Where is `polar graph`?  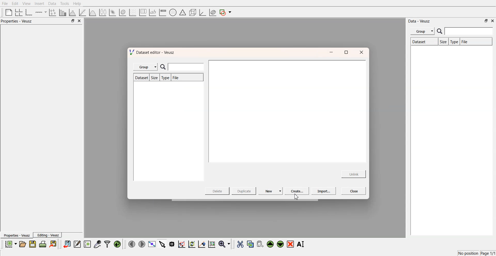
polar graph is located at coordinates (173, 13).